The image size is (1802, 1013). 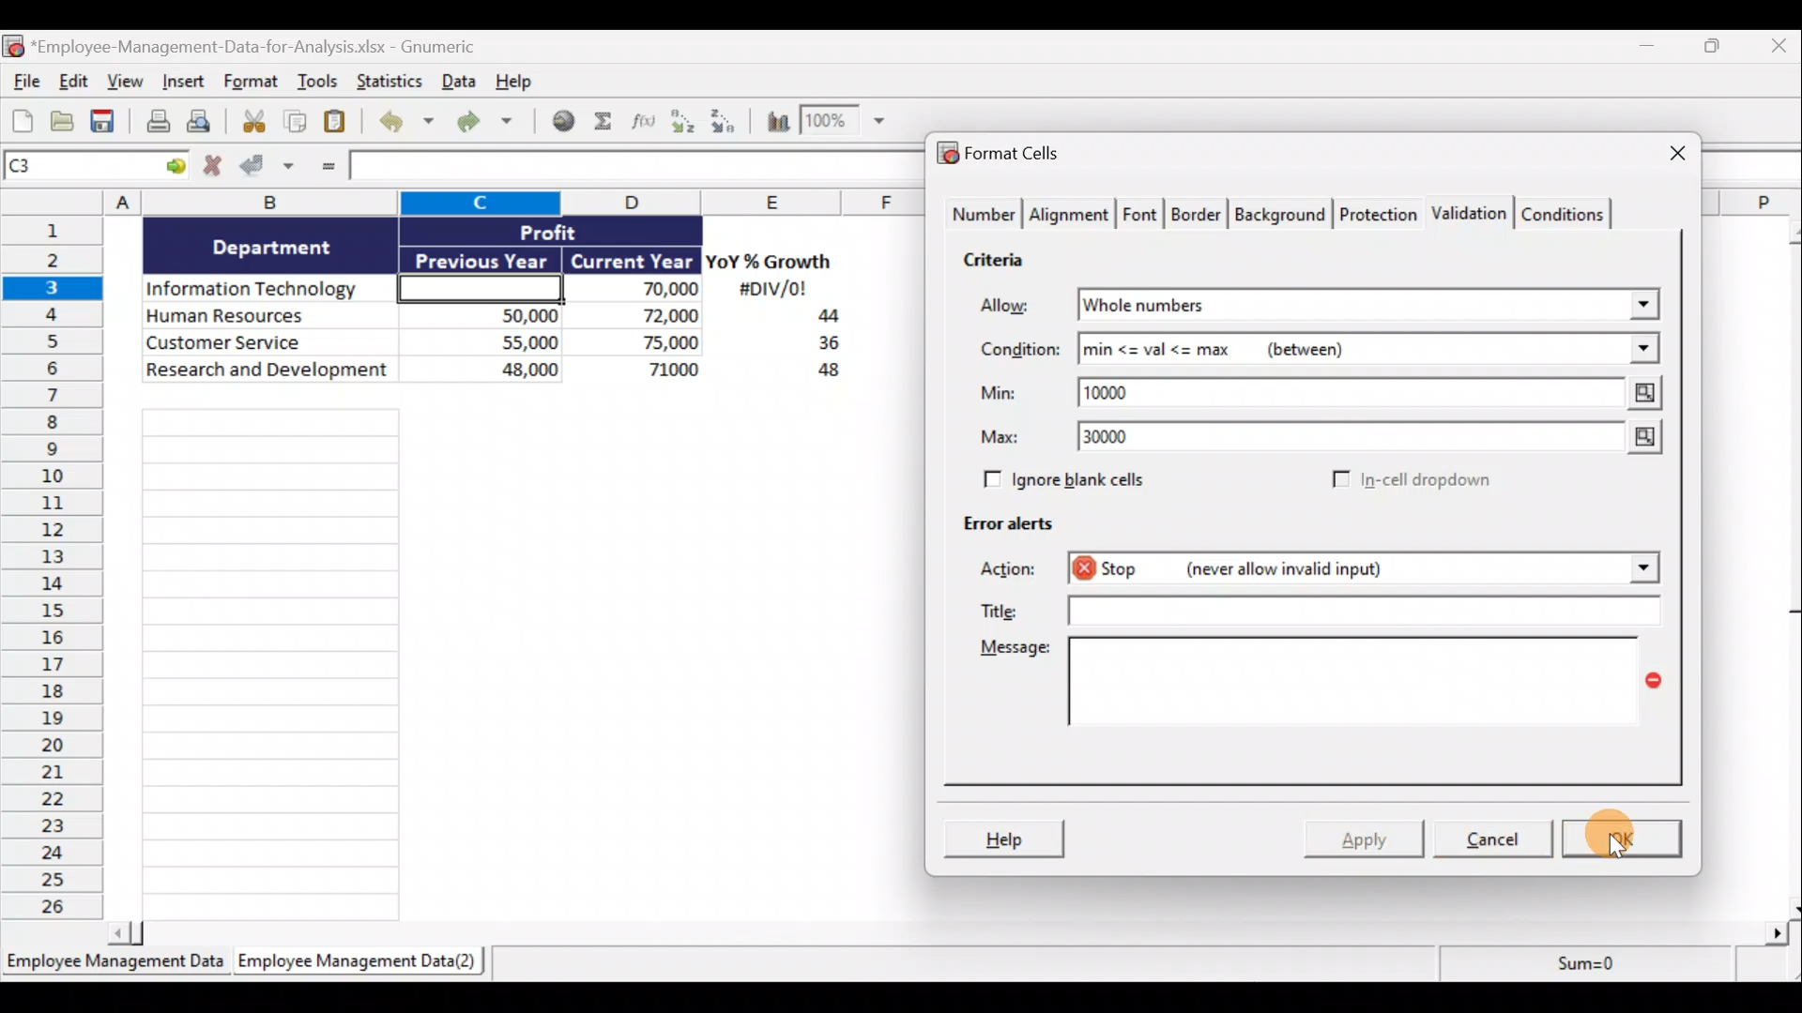 What do you see at coordinates (1639, 571) in the screenshot?
I see `Actions drop down` at bounding box center [1639, 571].